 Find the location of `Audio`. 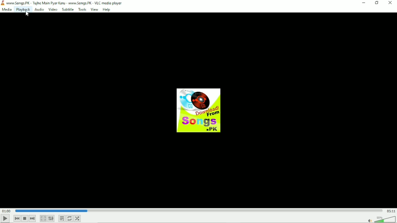

Audio is located at coordinates (39, 9).